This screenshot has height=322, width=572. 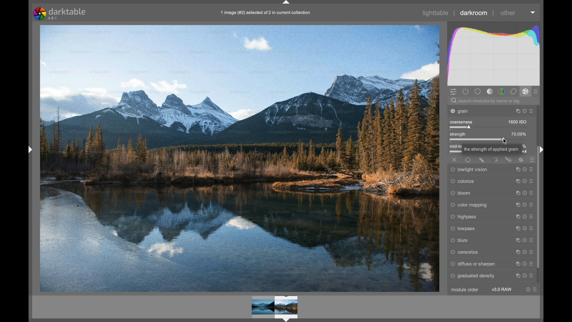 What do you see at coordinates (491, 149) in the screenshot?
I see `the strength of applied grain` at bounding box center [491, 149].